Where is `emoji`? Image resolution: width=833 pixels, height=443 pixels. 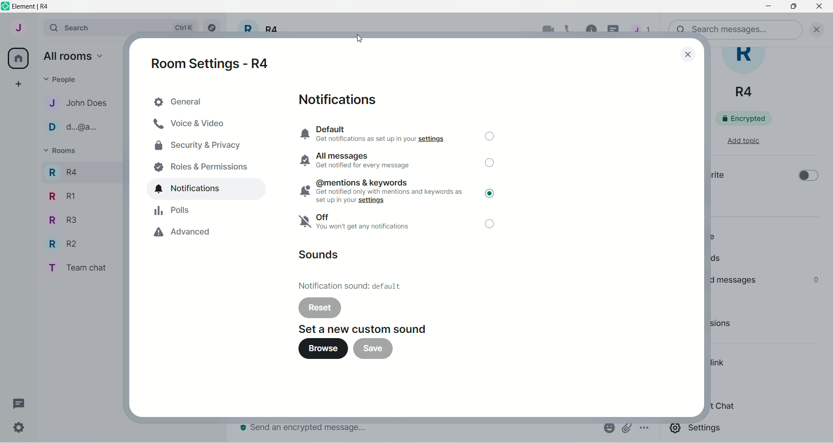 emoji is located at coordinates (608, 428).